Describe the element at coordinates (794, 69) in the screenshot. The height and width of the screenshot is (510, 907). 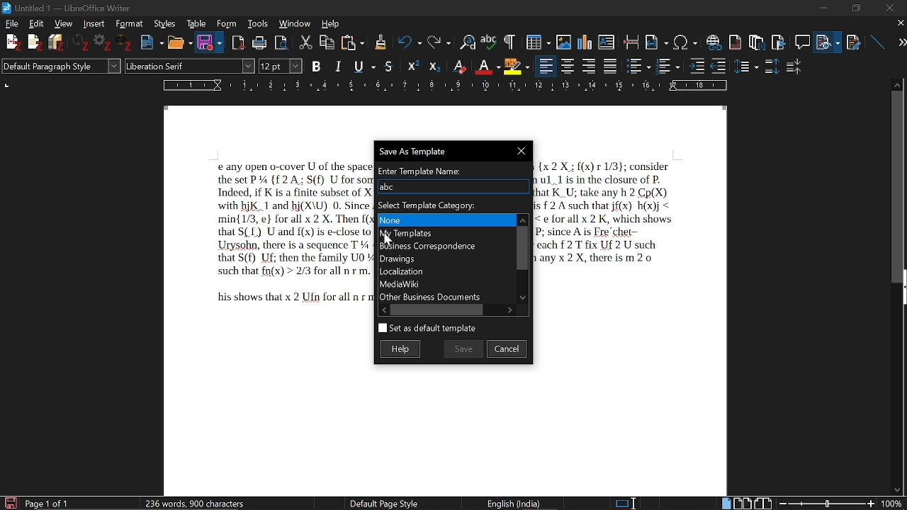
I see `decrease paragraph space` at that location.